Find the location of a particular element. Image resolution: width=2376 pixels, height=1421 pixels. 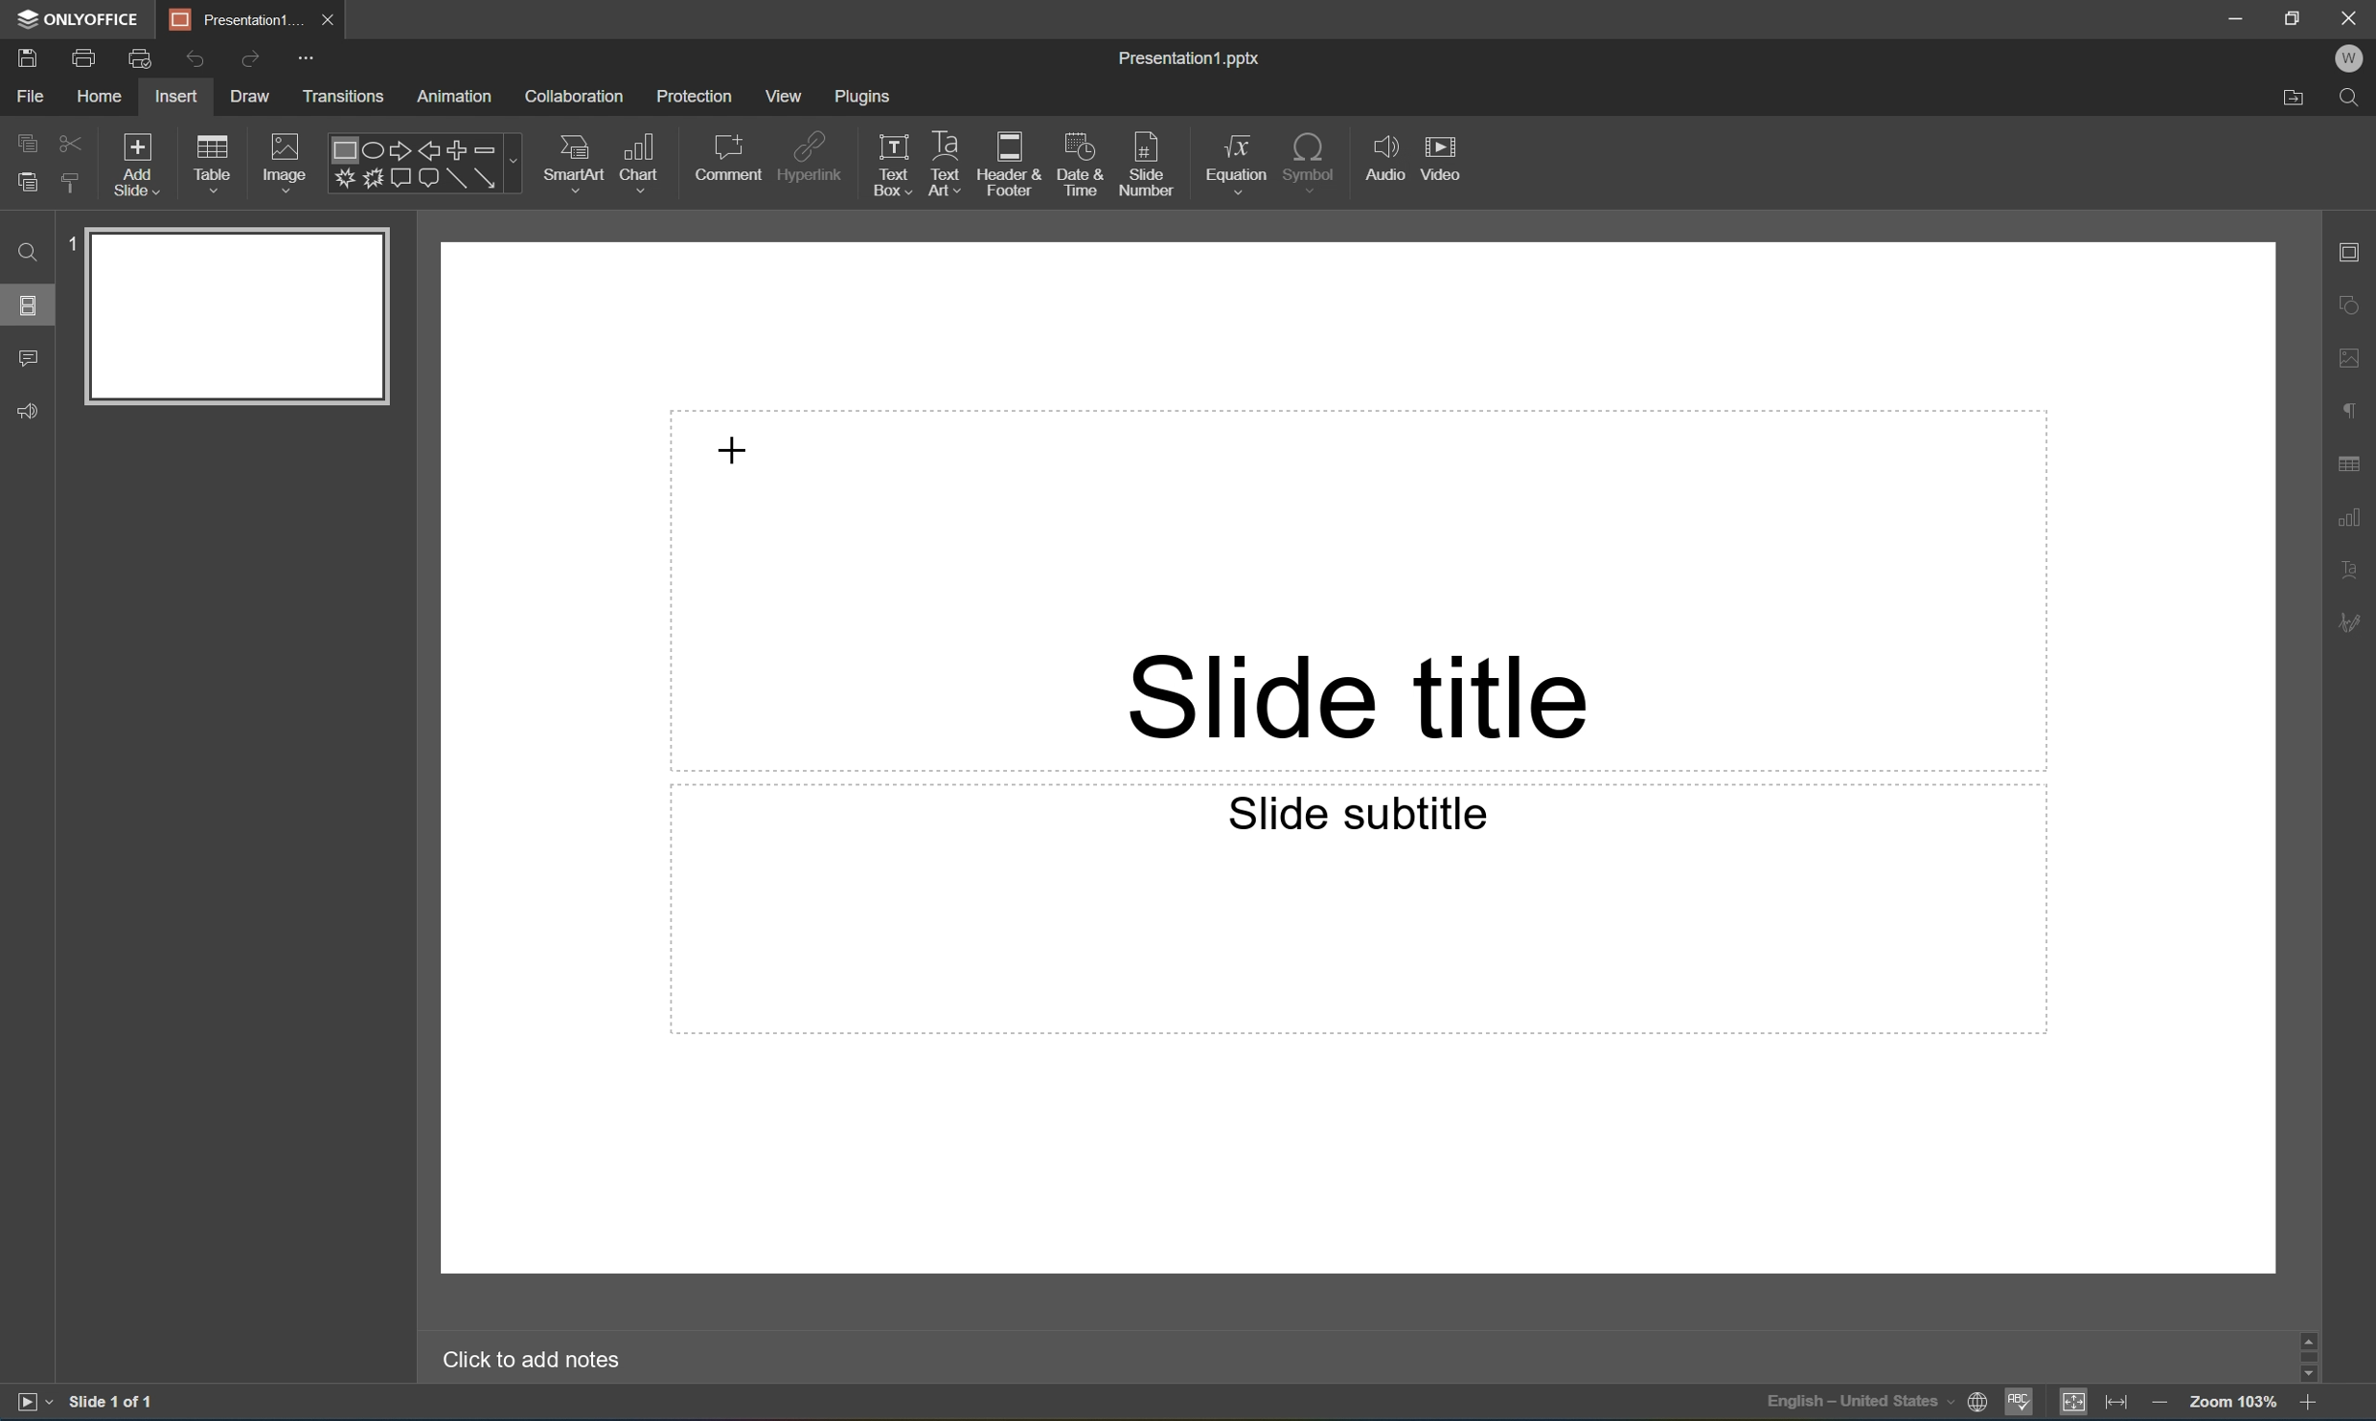

1 is located at coordinates (73, 243).